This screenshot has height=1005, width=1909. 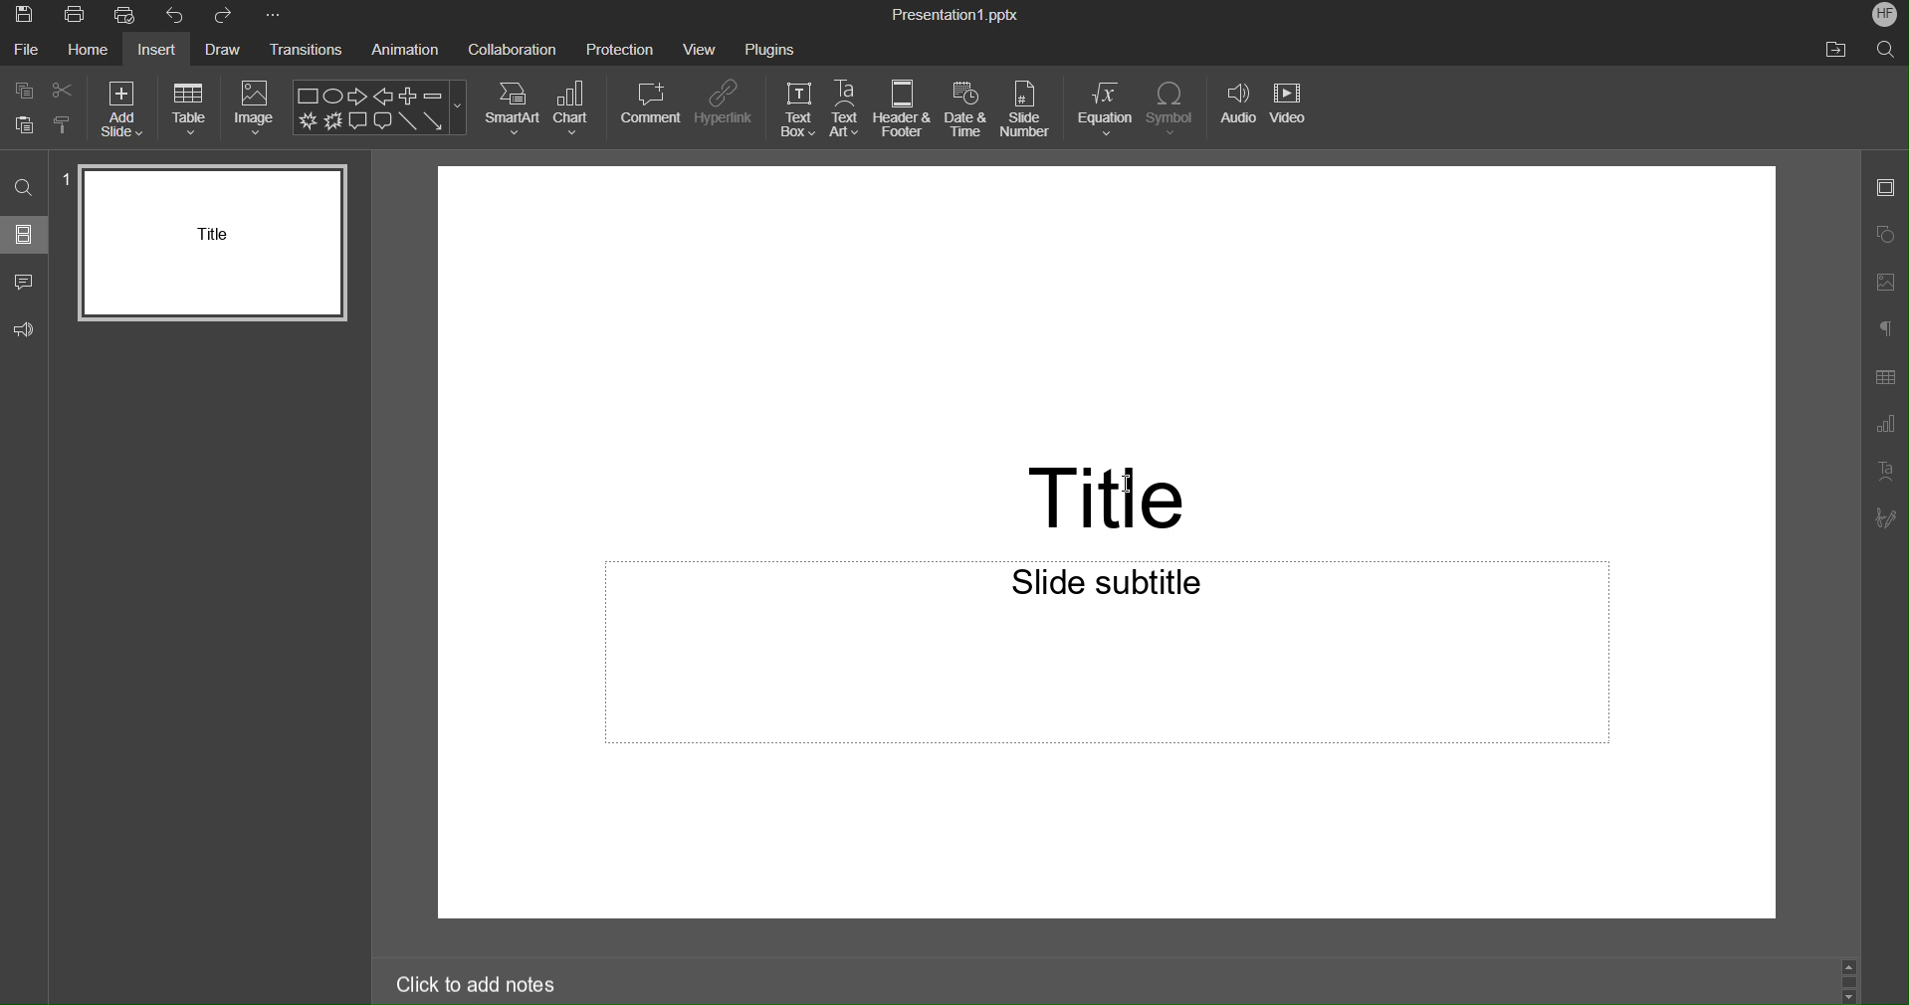 I want to click on Cut, so click(x=62, y=93).